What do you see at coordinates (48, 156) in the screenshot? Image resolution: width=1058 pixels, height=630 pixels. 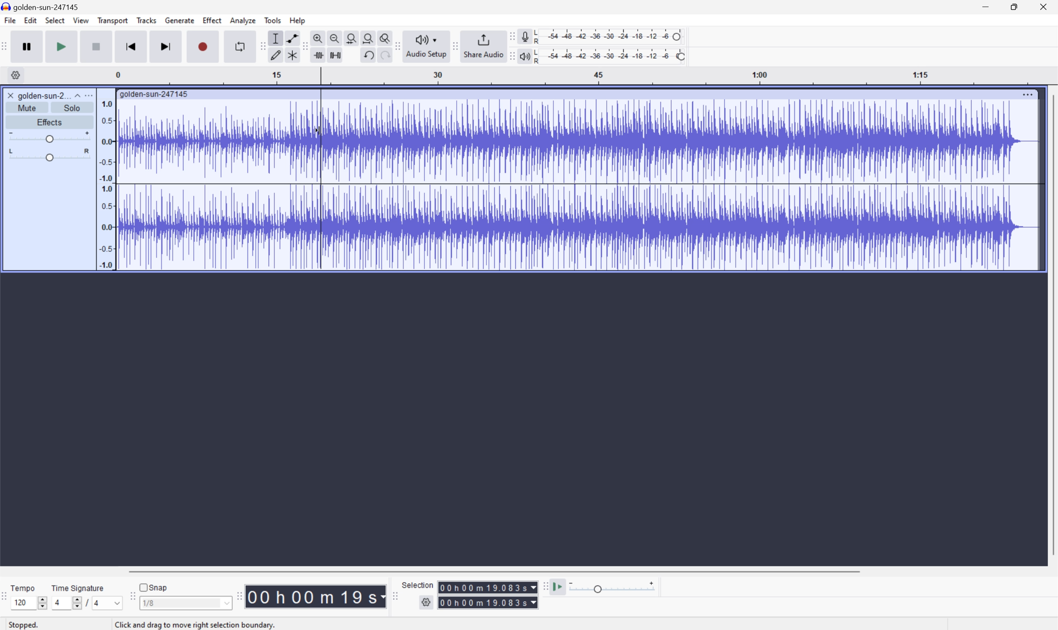 I see `Slider` at bounding box center [48, 156].